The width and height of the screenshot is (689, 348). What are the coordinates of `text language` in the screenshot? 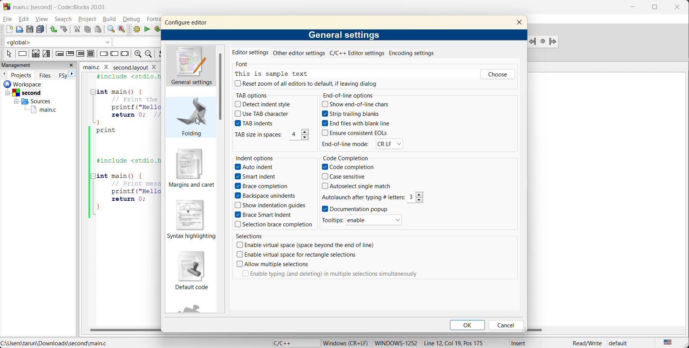 It's located at (668, 343).